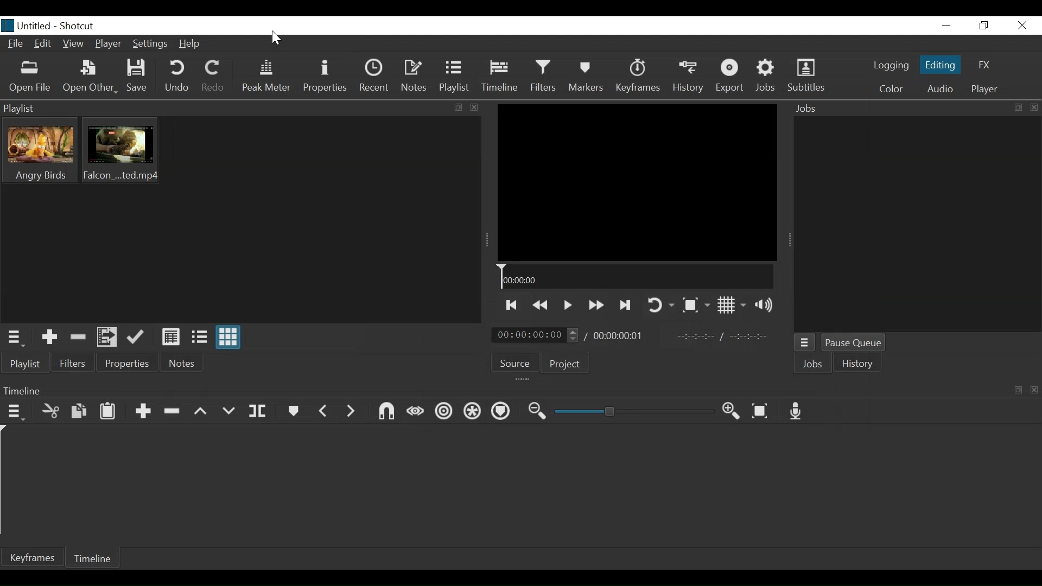 This screenshot has width=1042, height=586. What do you see at coordinates (769, 75) in the screenshot?
I see `Jobs` at bounding box center [769, 75].